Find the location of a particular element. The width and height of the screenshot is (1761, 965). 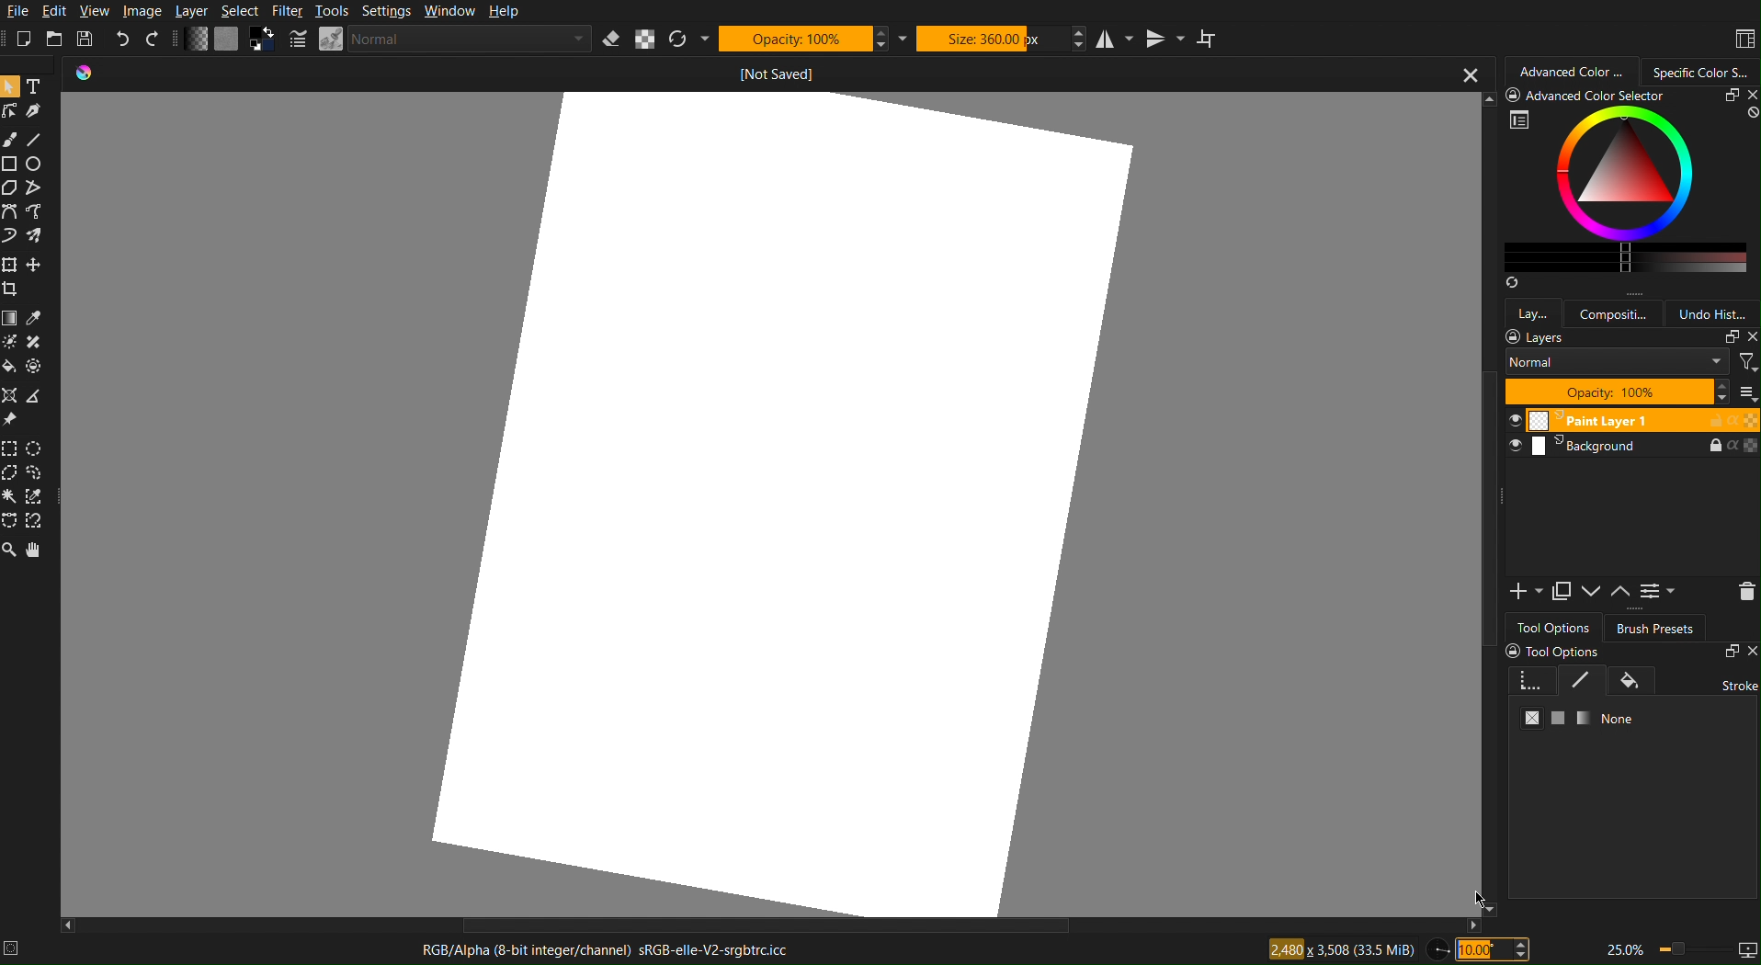

Similar Color Selection Tool is located at coordinates (33, 497).